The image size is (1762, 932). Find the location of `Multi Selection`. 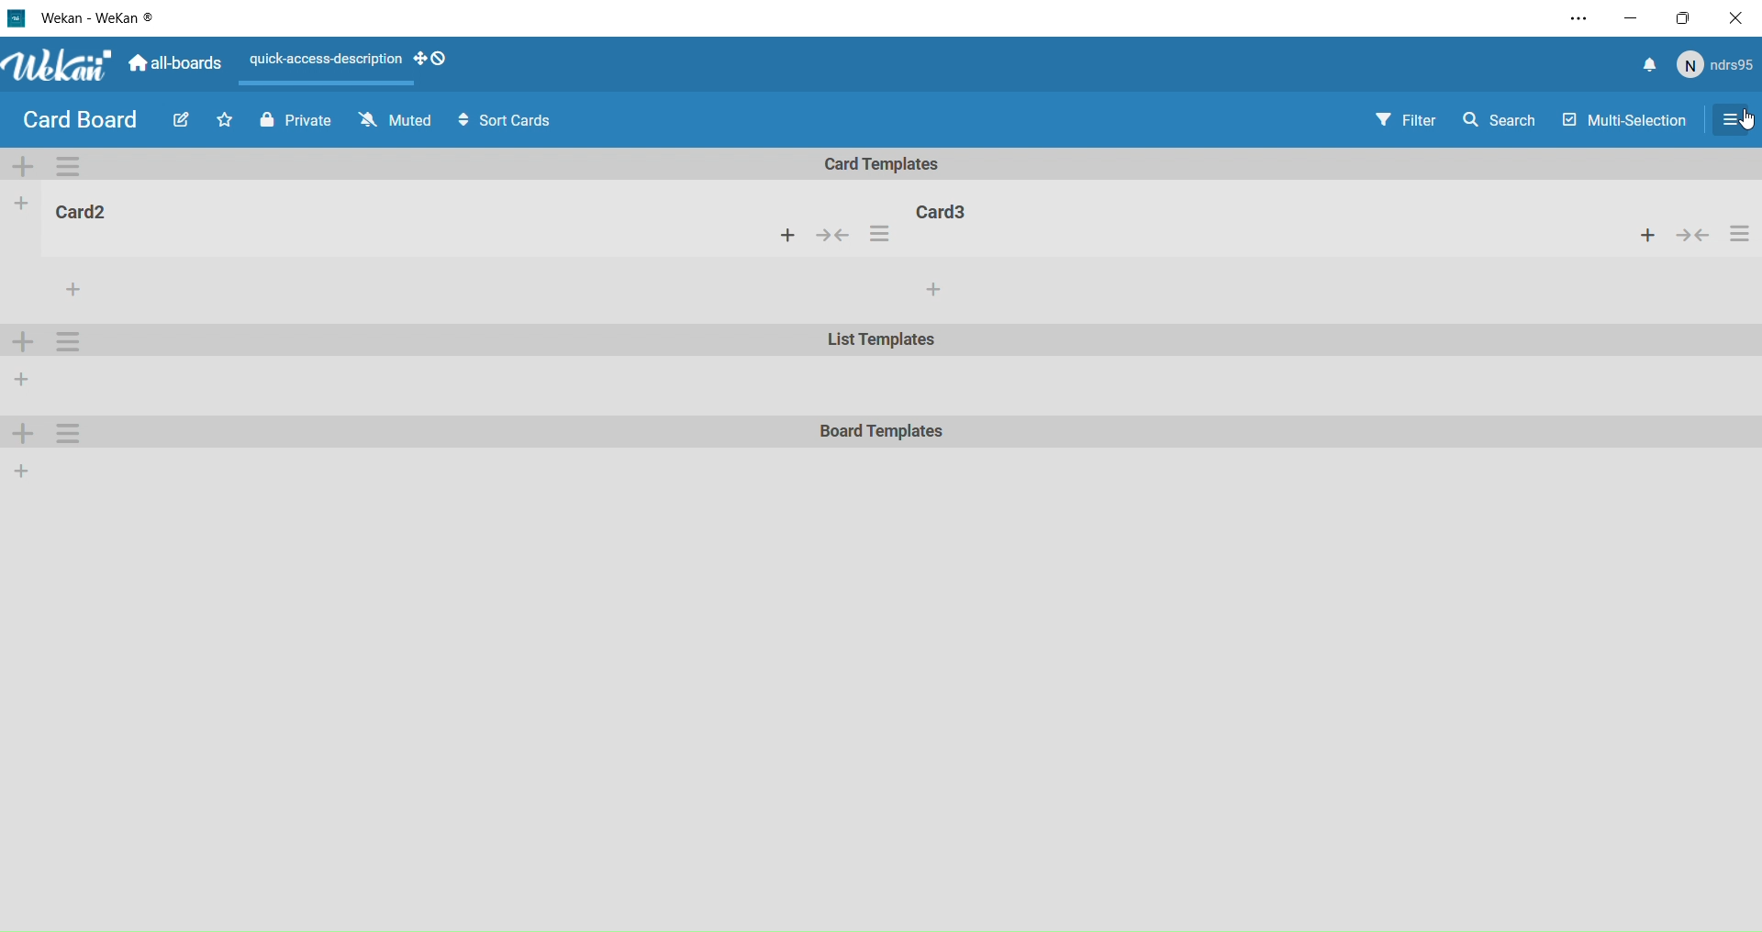

Multi Selection is located at coordinates (1622, 116).